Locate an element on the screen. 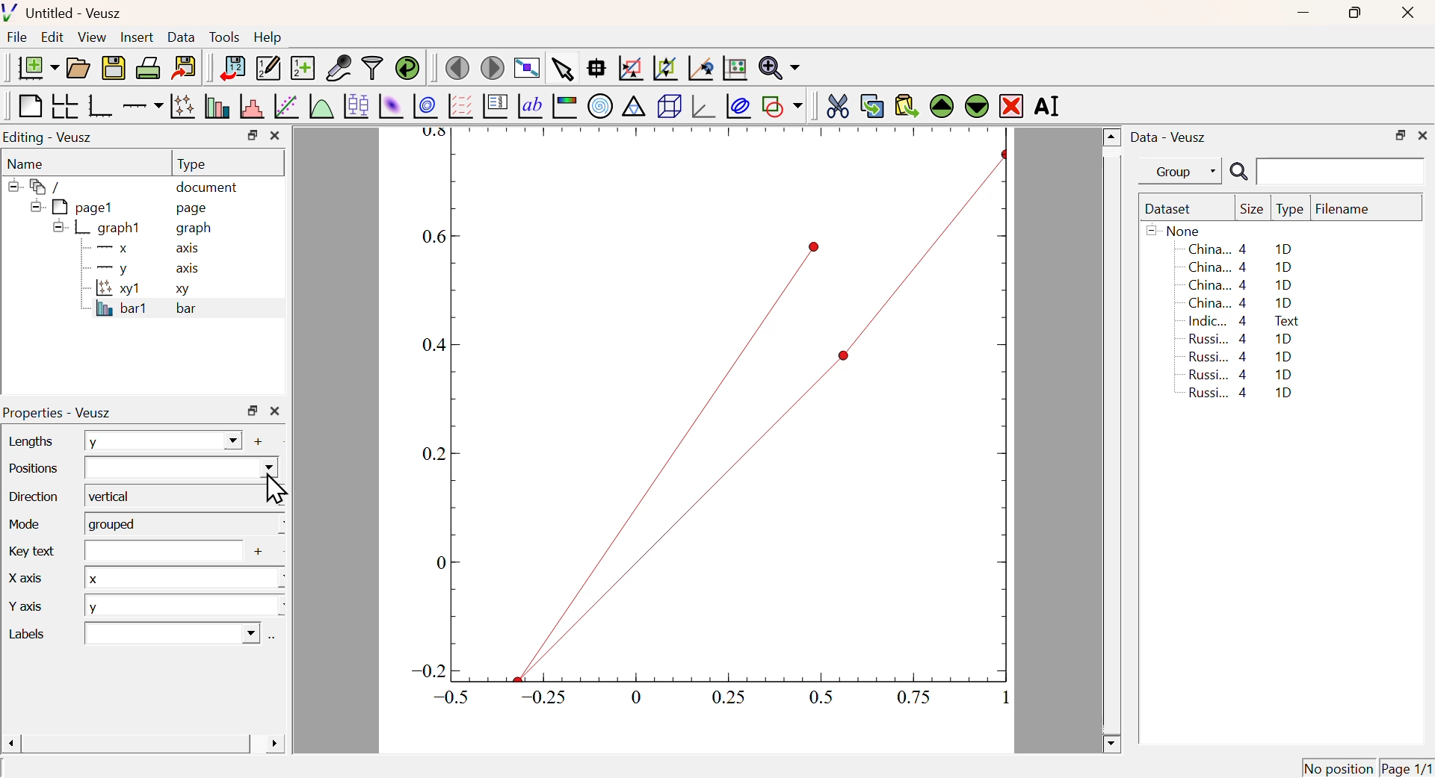 The height and width of the screenshot is (778, 1435). Scroll is located at coordinates (143, 745).